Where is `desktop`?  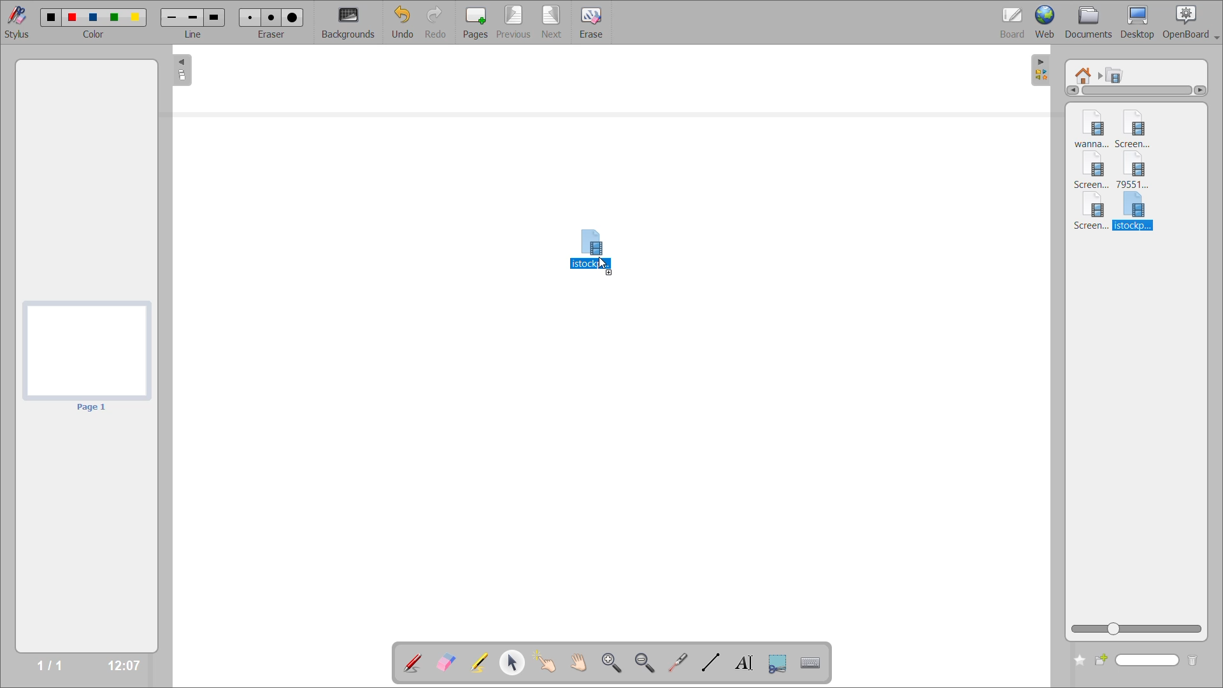 desktop is located at coordinates (1141, 22).